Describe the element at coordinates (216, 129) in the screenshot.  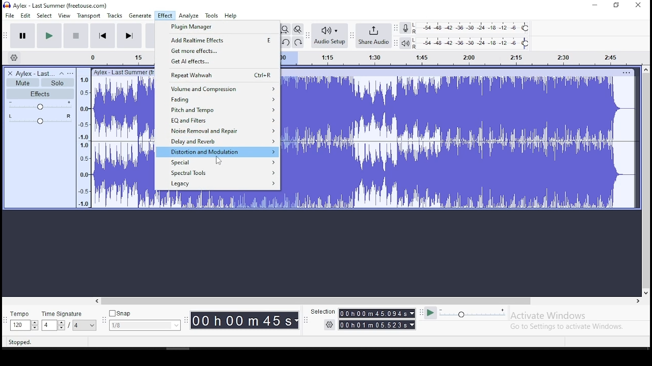
I see `noise removal` at that location.